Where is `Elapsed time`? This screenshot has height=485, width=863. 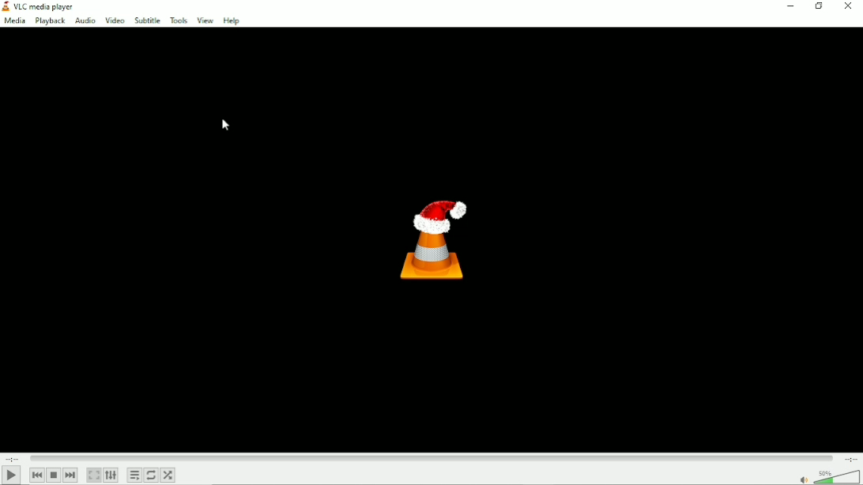 Elapsed time is located at coordinates (13, 458).